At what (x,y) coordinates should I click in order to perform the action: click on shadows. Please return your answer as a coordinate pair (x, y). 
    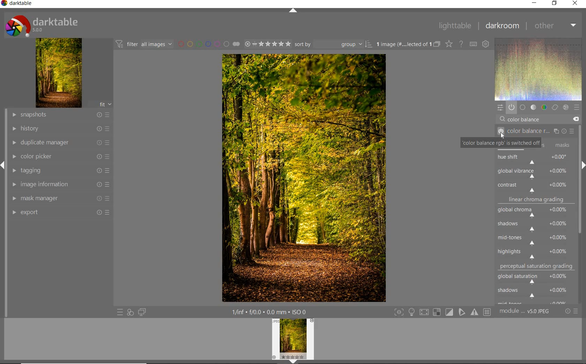
    Looking at the image, I should click on (535, 226).